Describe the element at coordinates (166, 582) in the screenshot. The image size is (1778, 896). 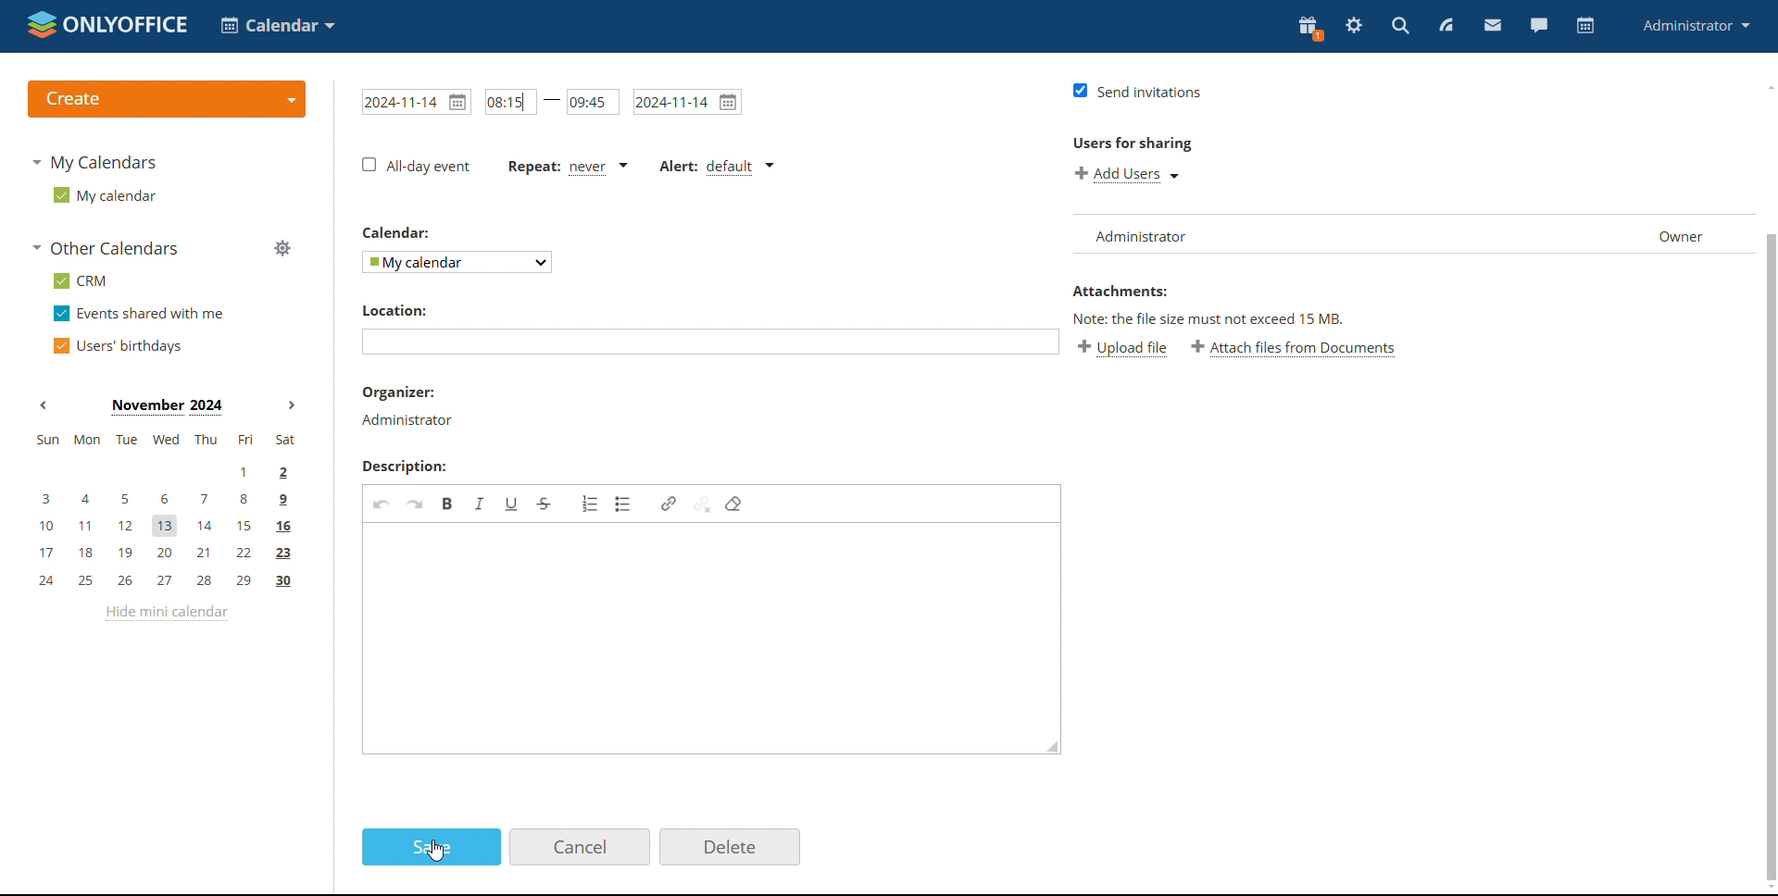
I see `24, 25, 26, 27, 28, 29, 30` at that location.